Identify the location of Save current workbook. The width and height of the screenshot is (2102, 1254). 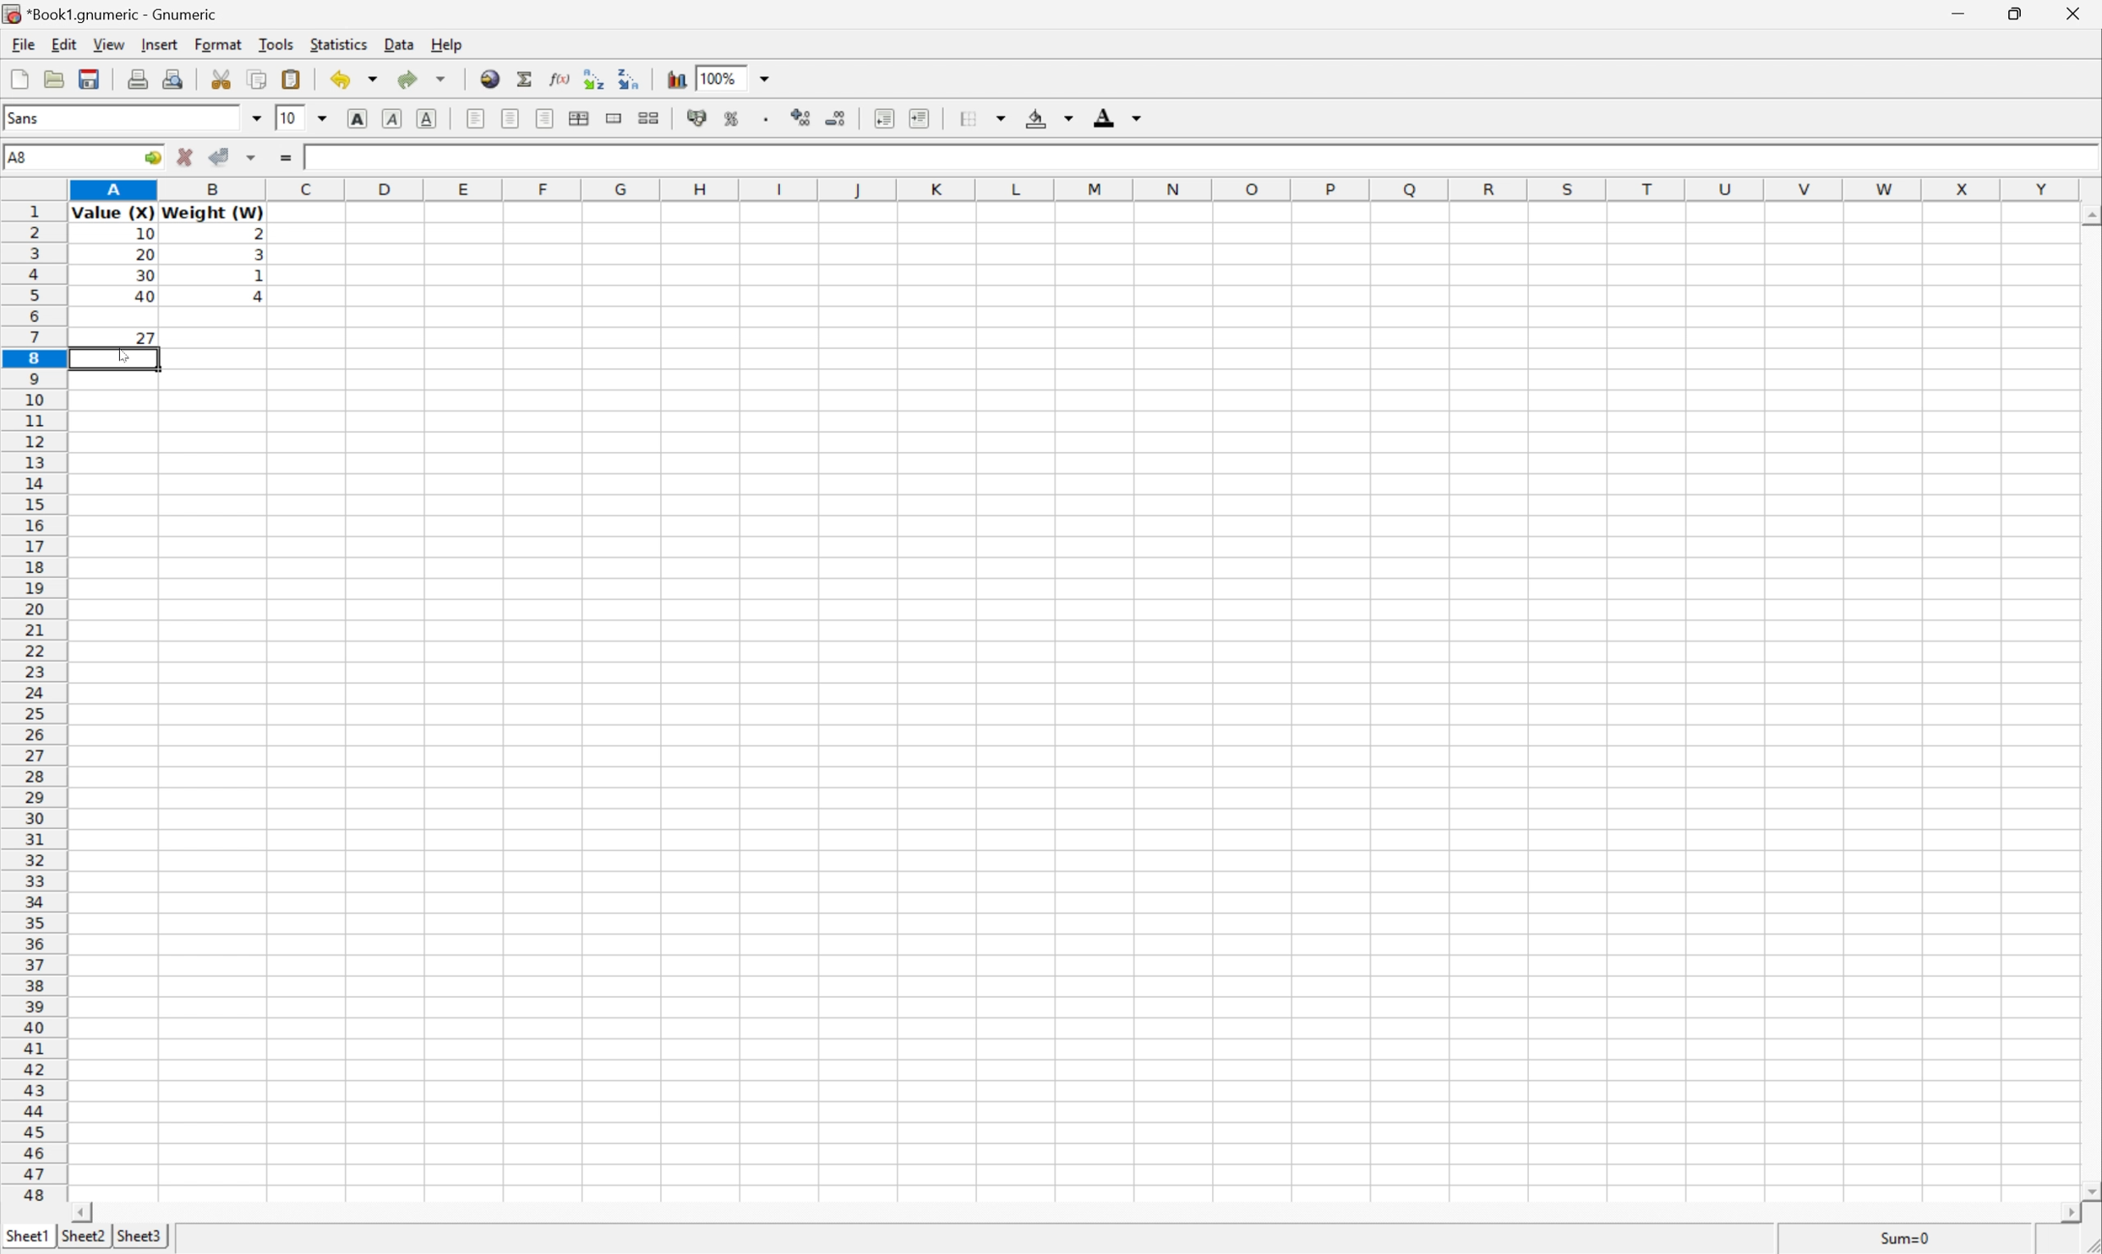
(90, 81).